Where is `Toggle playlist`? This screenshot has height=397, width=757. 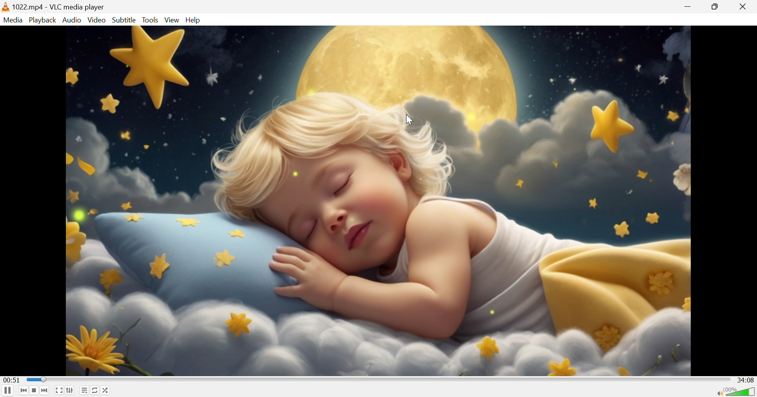
Toggle playlist is located at coordinates (83, 391).